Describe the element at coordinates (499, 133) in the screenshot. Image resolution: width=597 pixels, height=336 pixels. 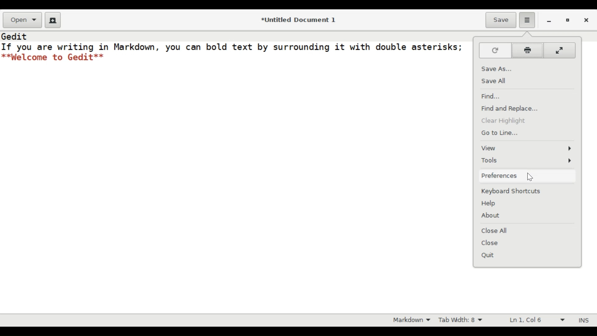
I see `Go to Line` at that location.